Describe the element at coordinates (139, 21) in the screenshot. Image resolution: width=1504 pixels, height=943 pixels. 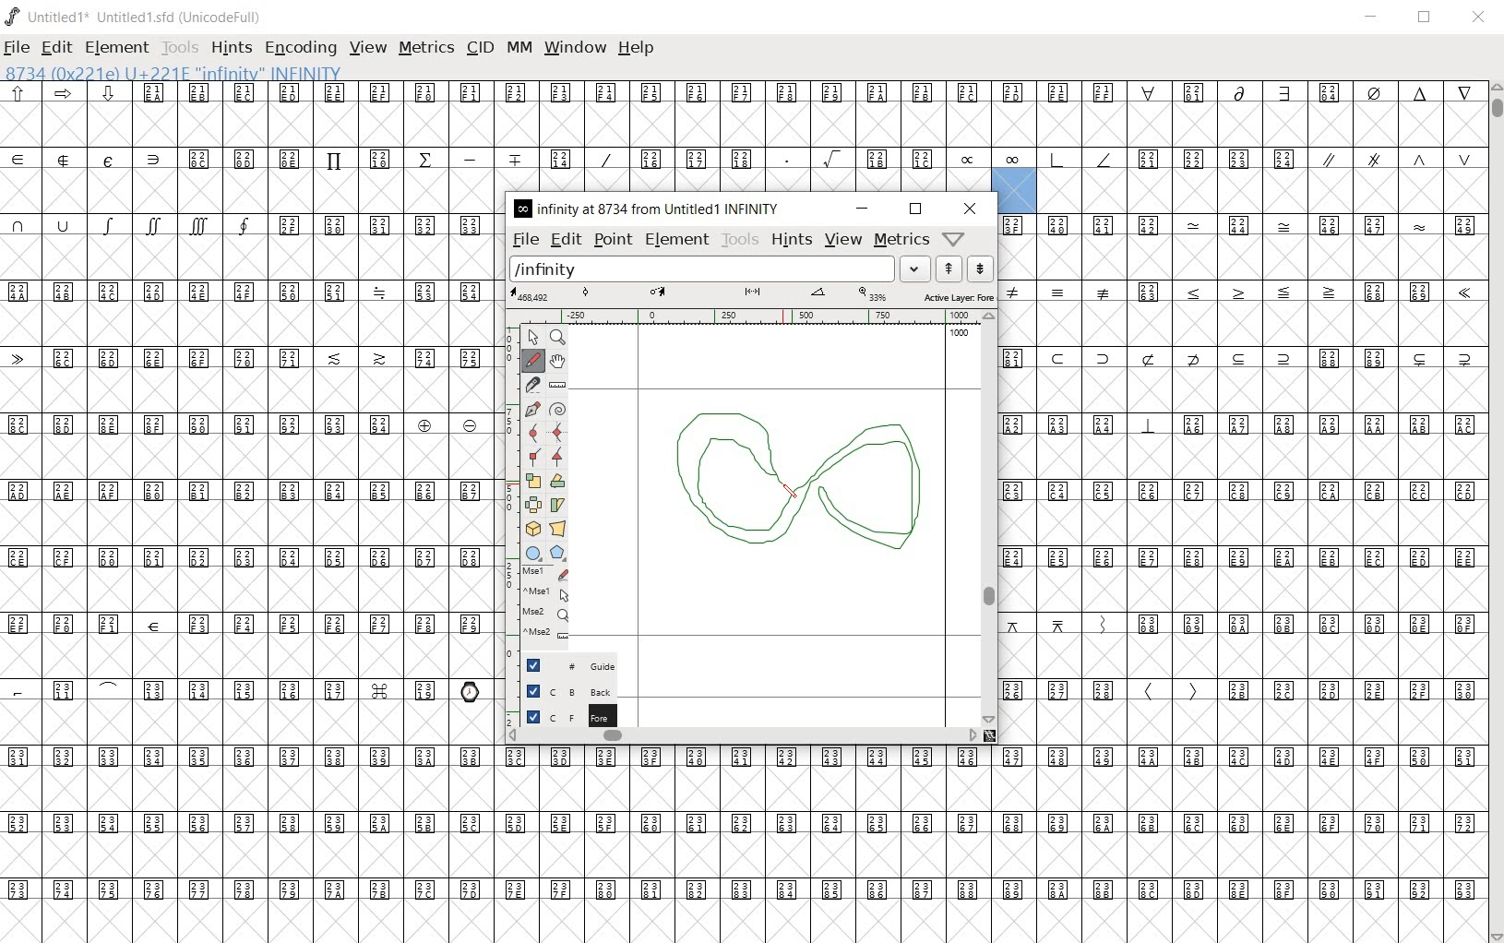
I see `Untitled1 Untitled1.sfd (UnicodeFull)` at that location.